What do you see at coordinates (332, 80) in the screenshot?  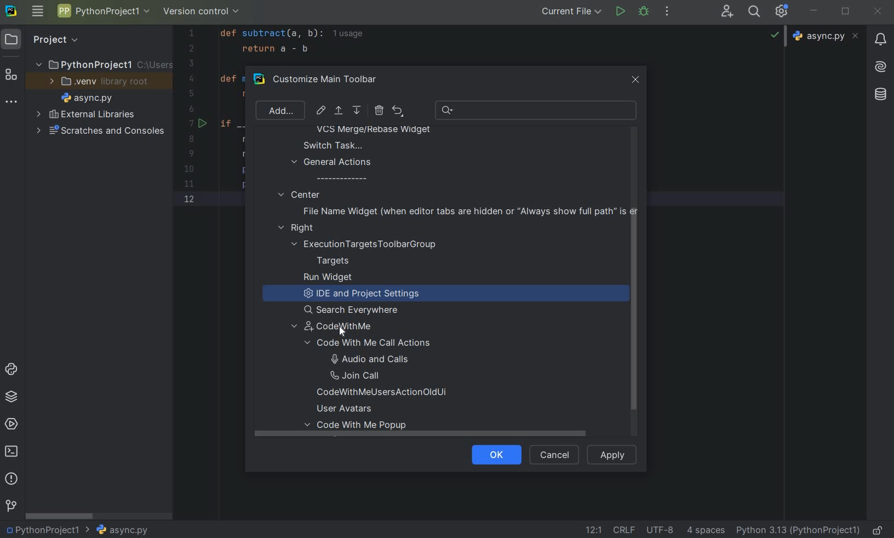 I see `CUSTOMIZE MAIN TOOLBAR` at bounding box center [332, 80].